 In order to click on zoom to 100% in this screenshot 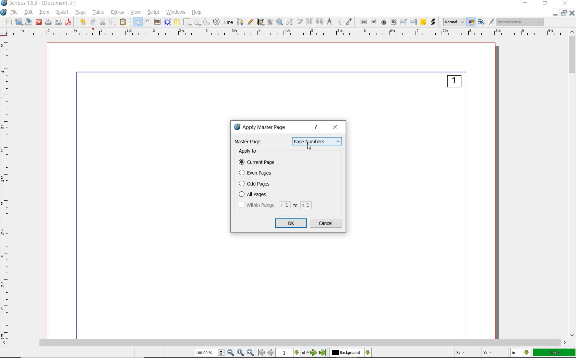, I will do `click(241, 353)`.